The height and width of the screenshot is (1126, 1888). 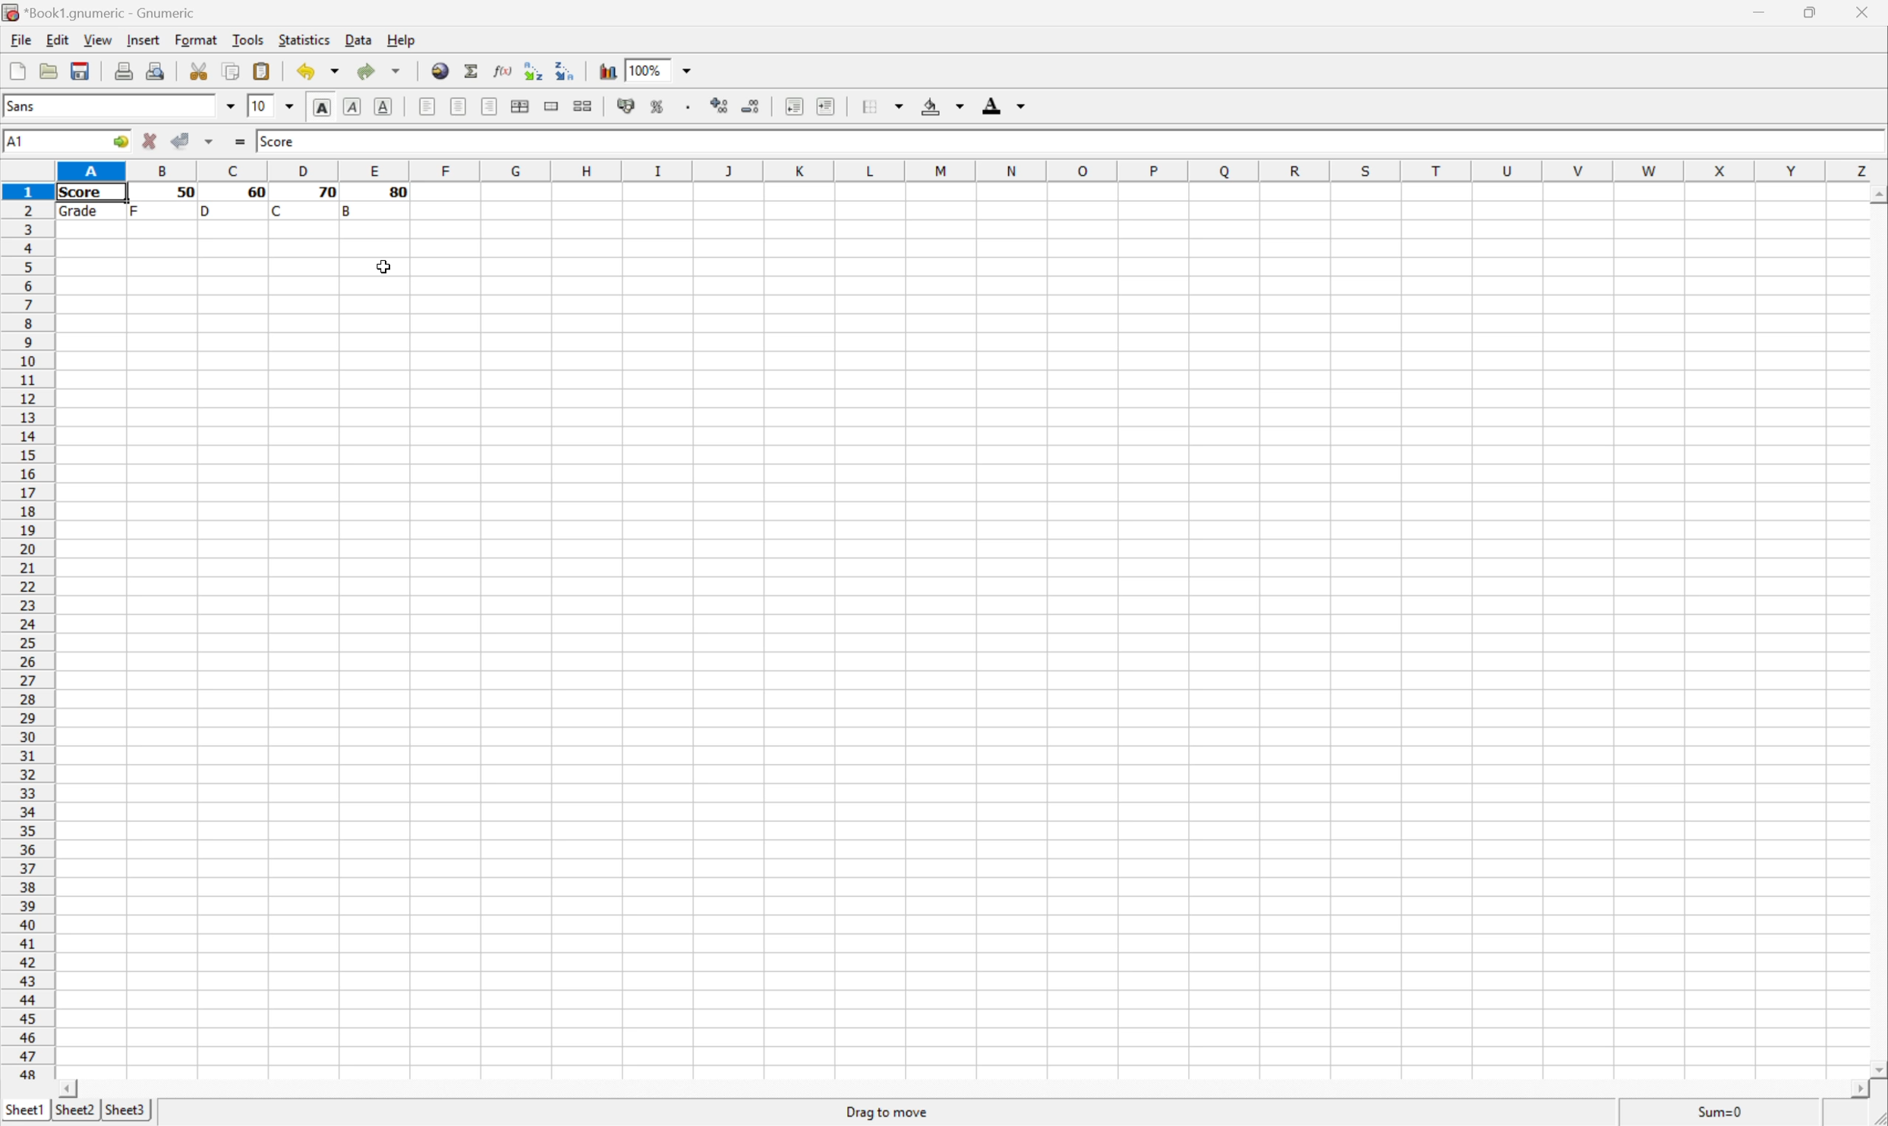 I want to click on Go to, so click(x=118, y=141).